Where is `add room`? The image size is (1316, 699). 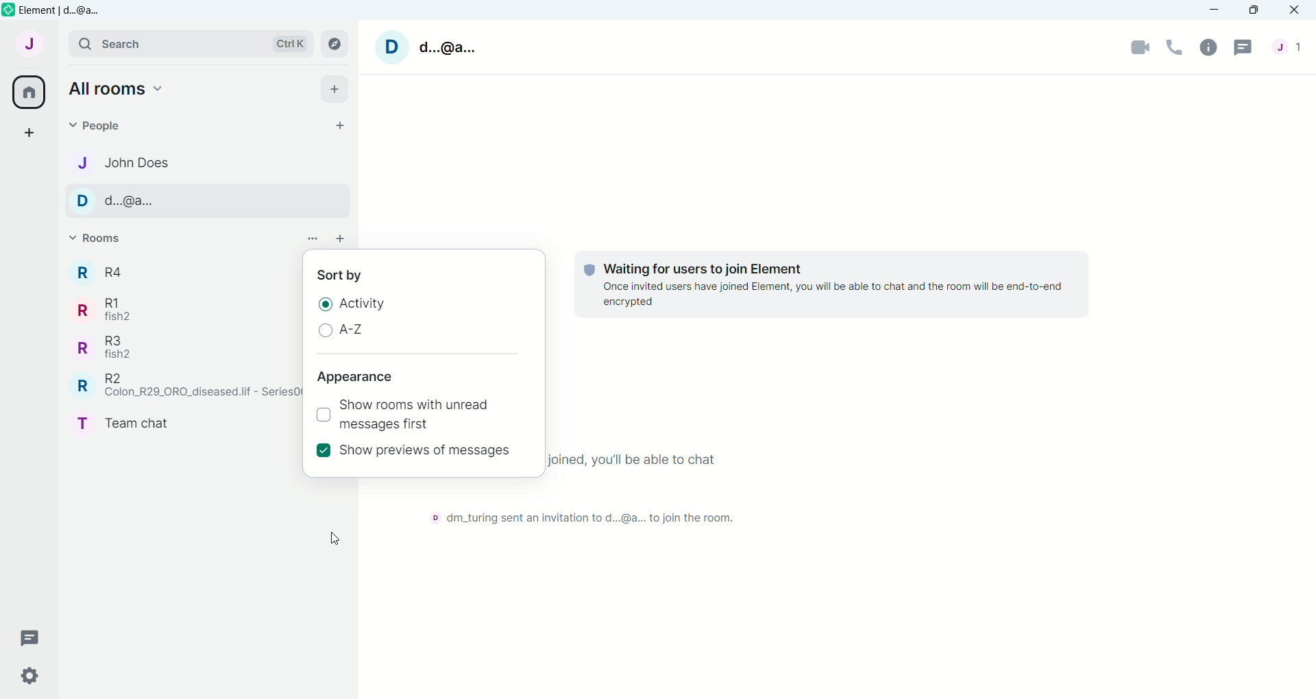 add room is located at coordinates (341, 238).